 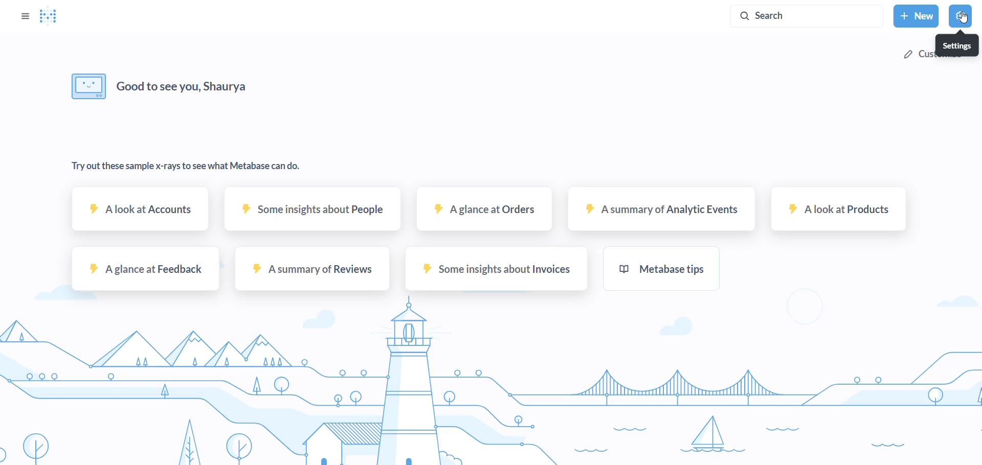 What do you see at coordinates (187, 168) in the screenshot?
I see `Try out these sample x-rays to see what Metabase can do.` at bounding box center [187, 168].